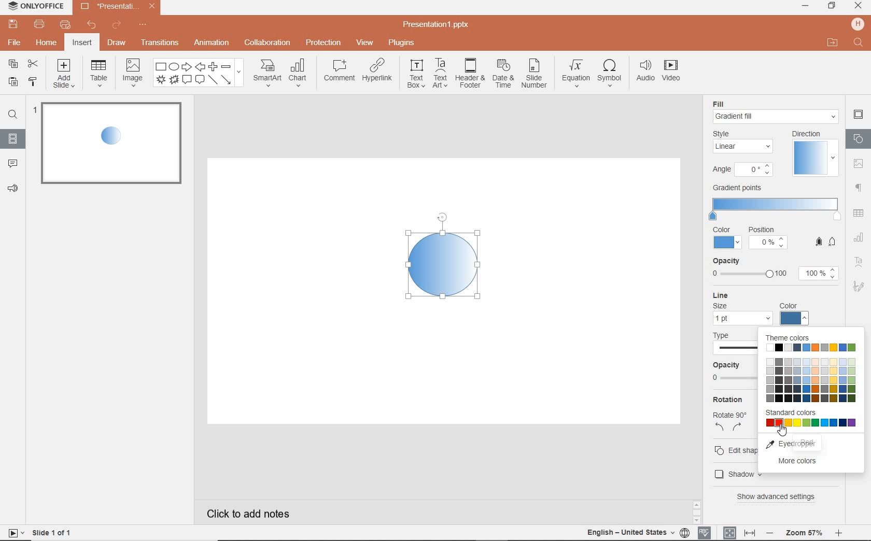  Describe the element at coordinates (672, 72) in the screenshot. I see `videos` at that location.